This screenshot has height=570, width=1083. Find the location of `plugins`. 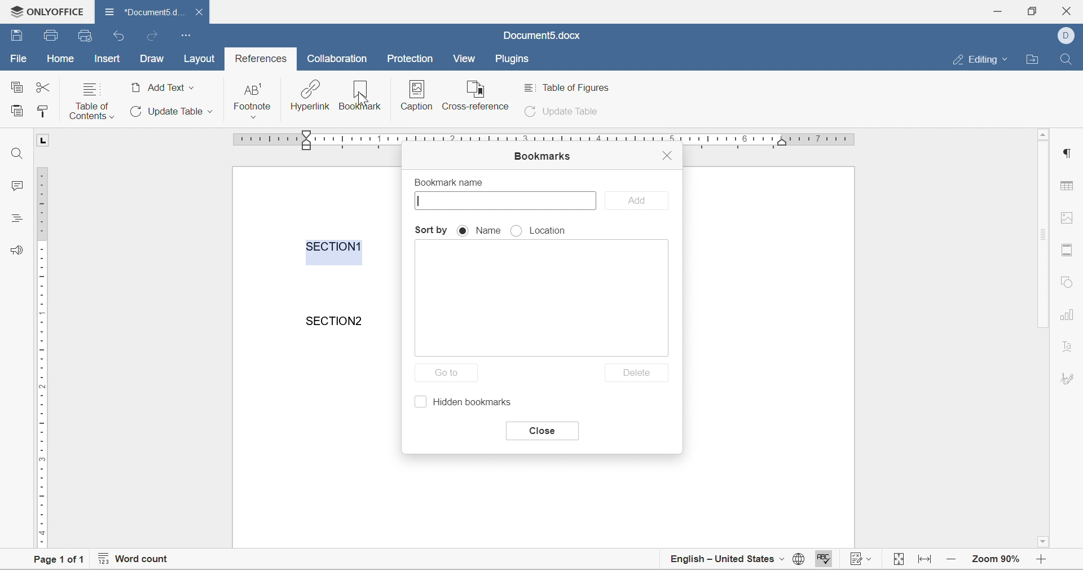

plugins is located at coordinates (513, 60).